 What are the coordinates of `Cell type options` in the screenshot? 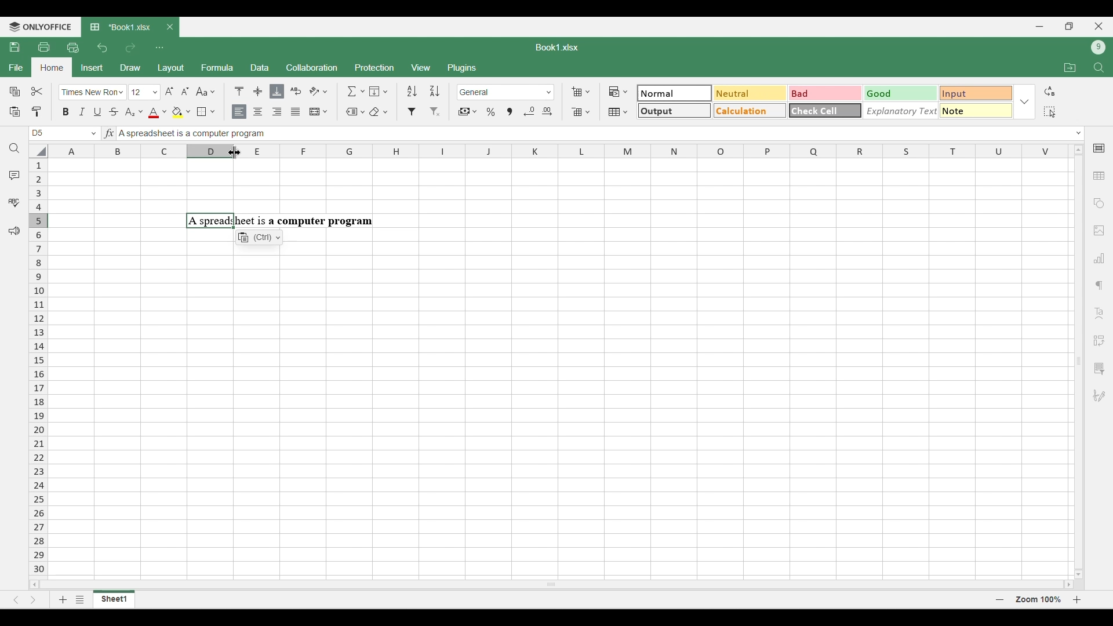 It's located at (825, 102).